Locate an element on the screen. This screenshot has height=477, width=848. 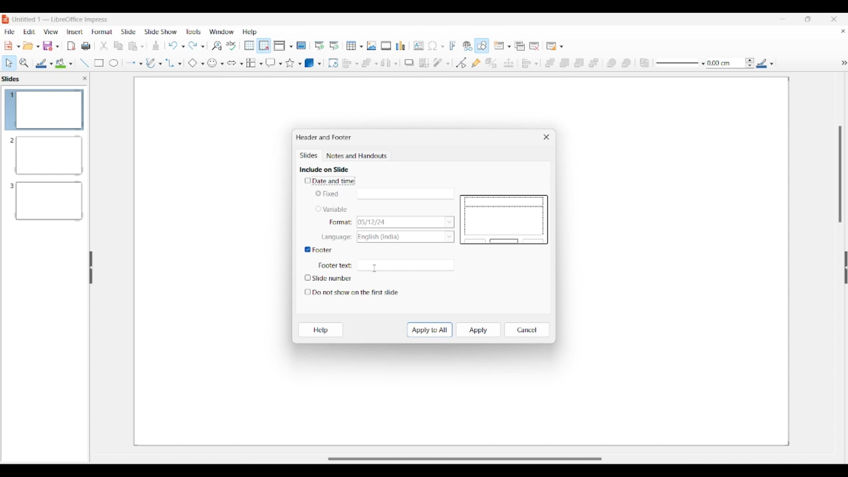
Behind object is located at coordinates (626, 63).